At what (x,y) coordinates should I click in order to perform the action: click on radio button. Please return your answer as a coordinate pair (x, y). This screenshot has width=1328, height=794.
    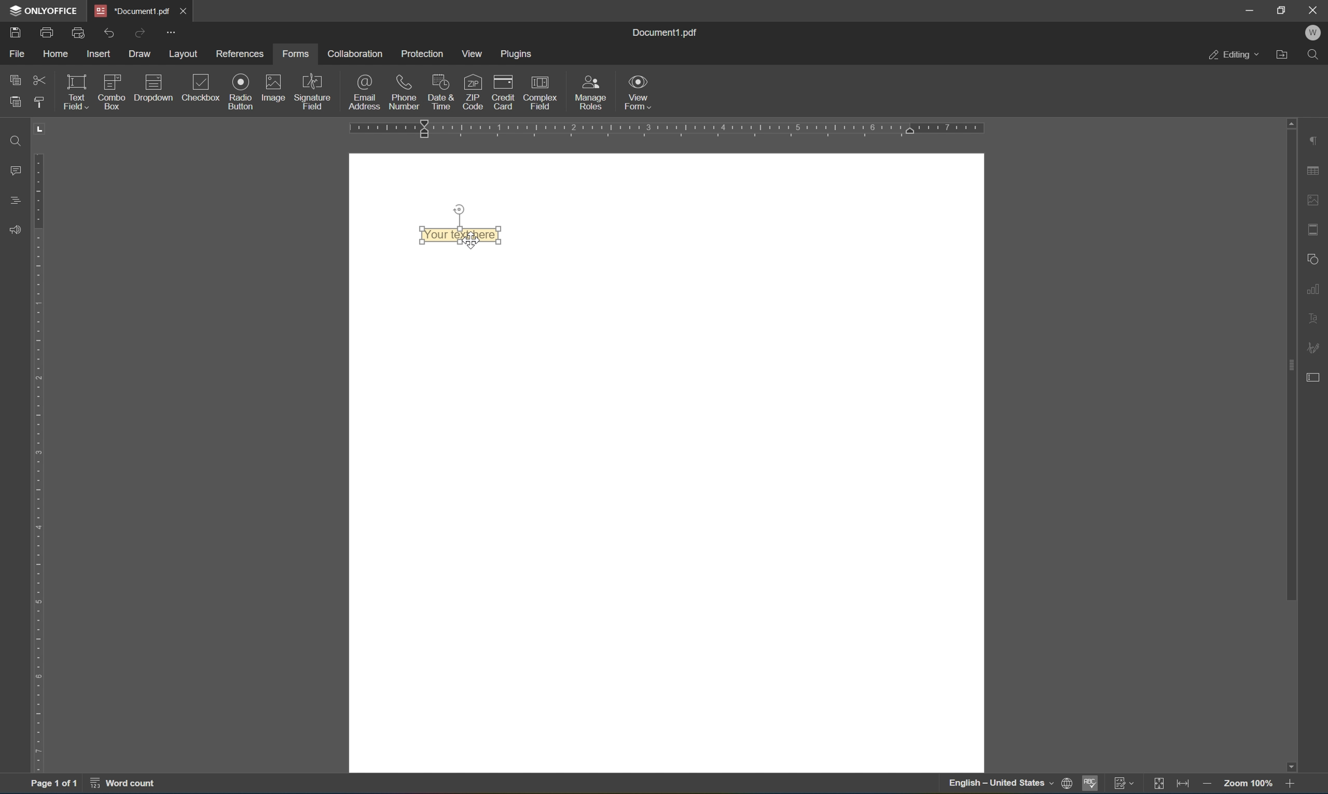
    Looking at the image, I should click on (240, 91).